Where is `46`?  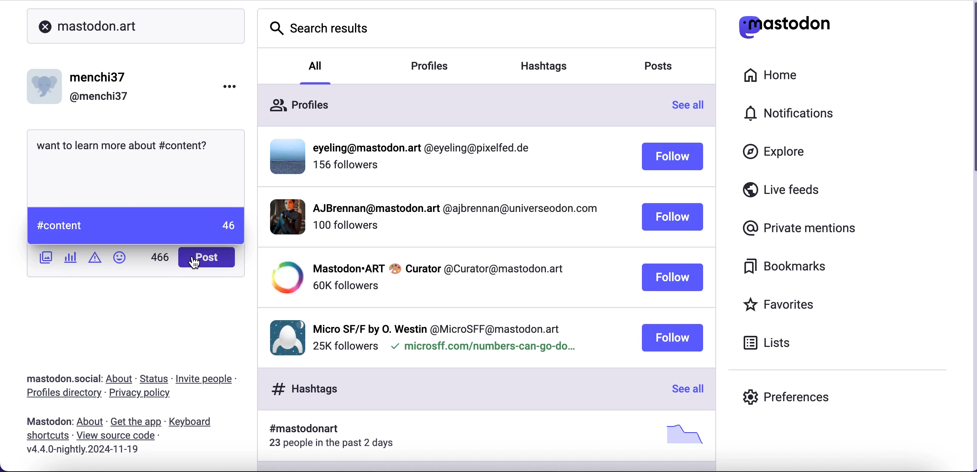
46 is located at coordinates (228, 226).